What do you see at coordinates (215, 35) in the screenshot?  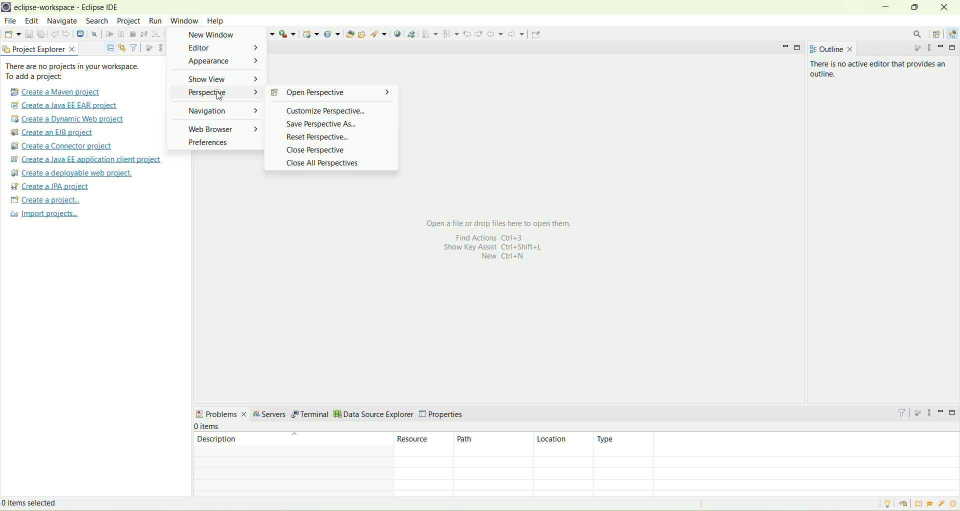 I see `new window` at bounding box center [215, 35].